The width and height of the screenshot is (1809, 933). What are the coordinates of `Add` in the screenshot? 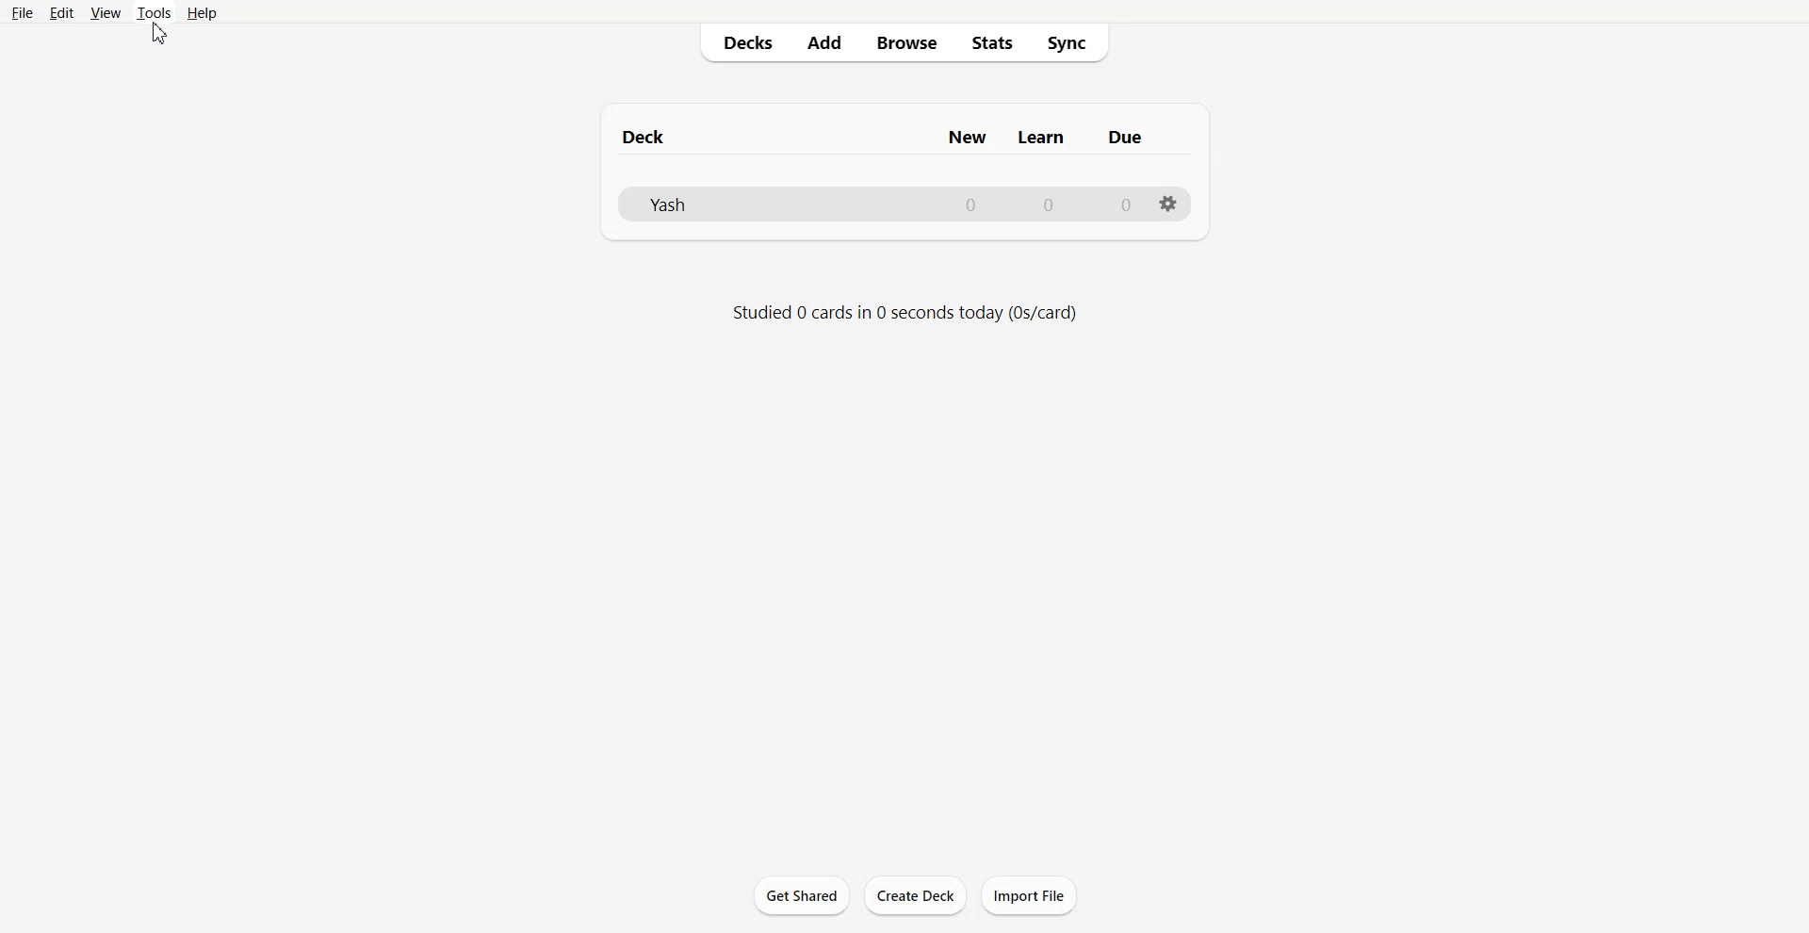 It's located at (823, 42).